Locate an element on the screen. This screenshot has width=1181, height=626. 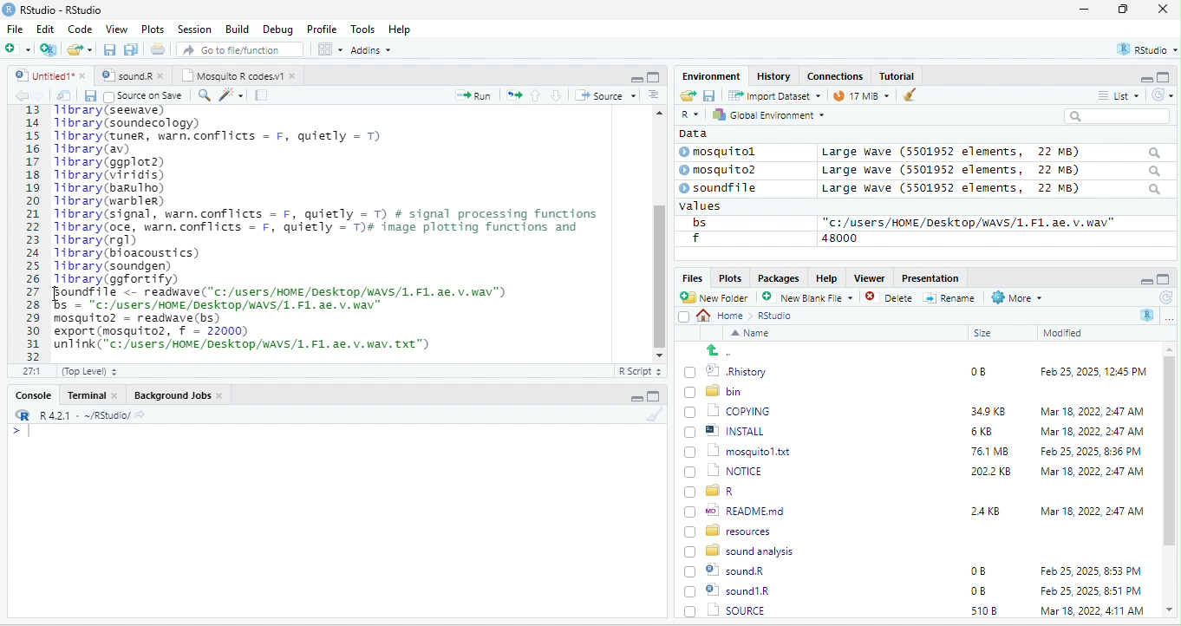
R is located at coordinates (688, 115).